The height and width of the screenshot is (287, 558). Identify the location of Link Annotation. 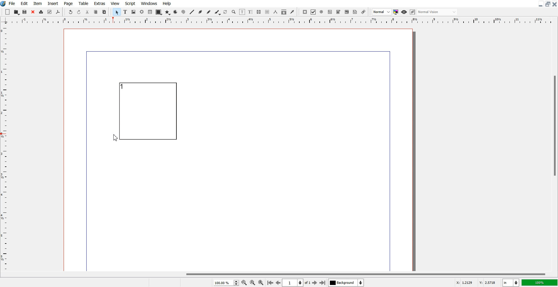
(363, 12).